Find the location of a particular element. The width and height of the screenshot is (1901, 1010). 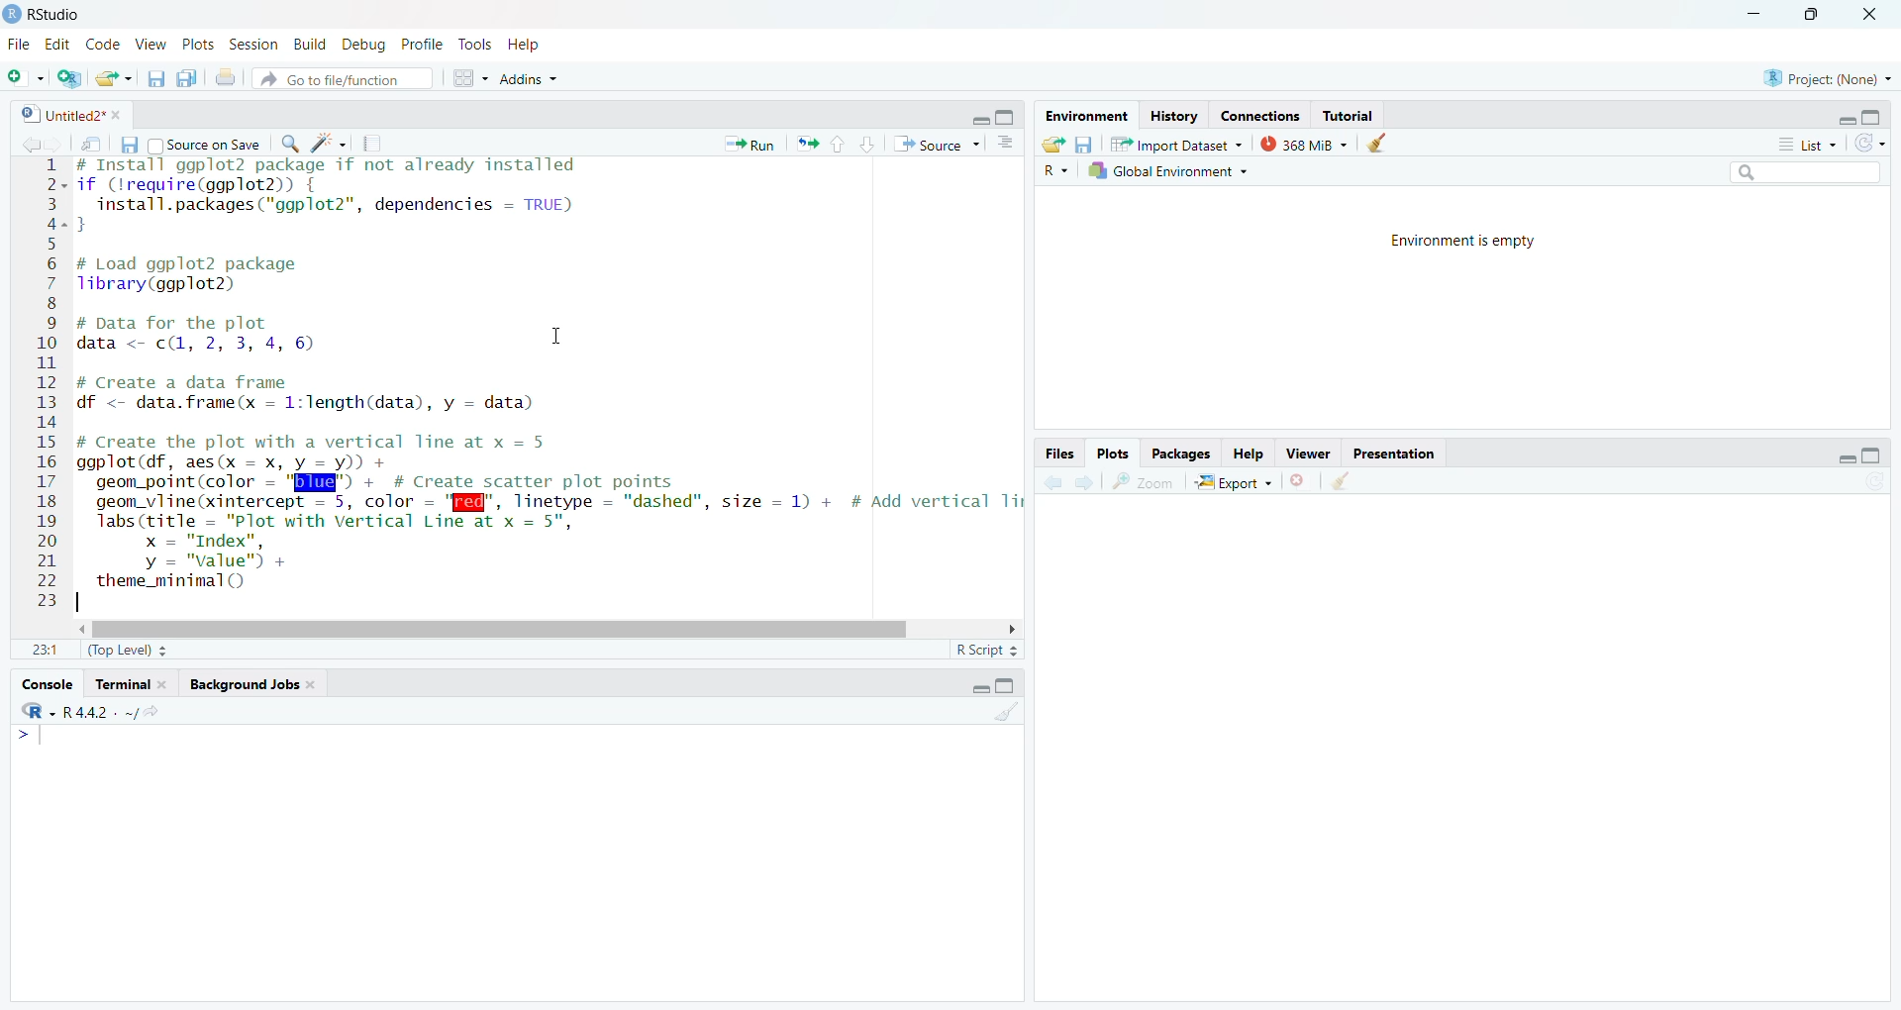

s Session is located at coordinates (250, 45).